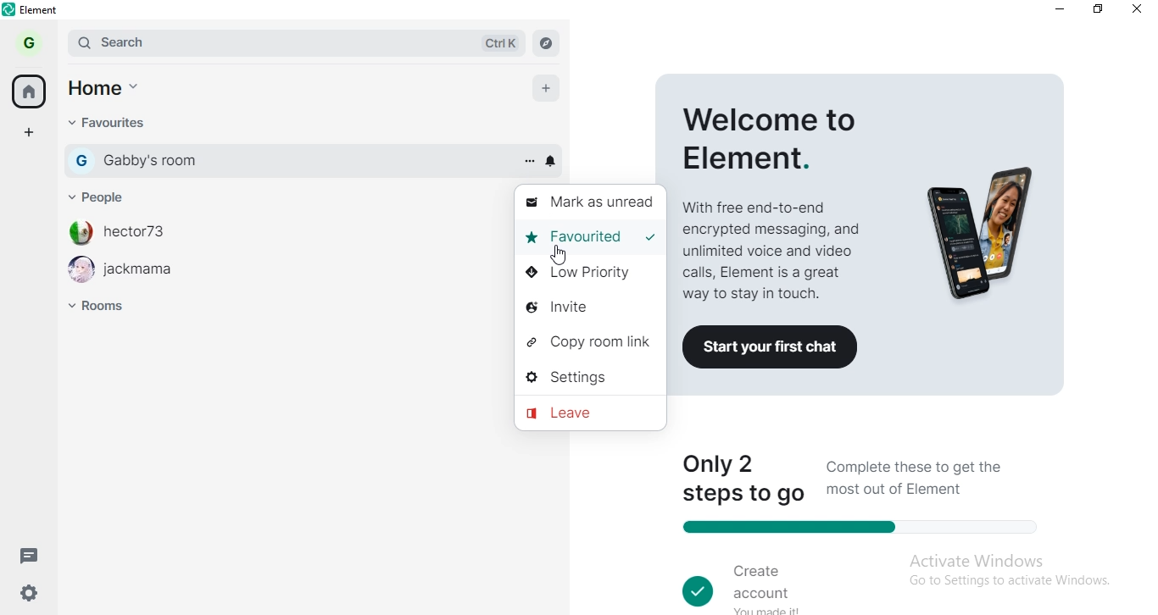 The width and height of the screenshot is (1158, 615). Describe the element at coordinates (776, 347) in the screenshot. I see `Co Start your first chat ` at that location.